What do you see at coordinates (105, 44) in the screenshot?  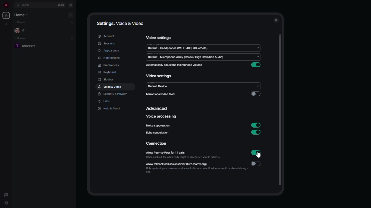 I see `sessions` at bounding box center [105, 44].